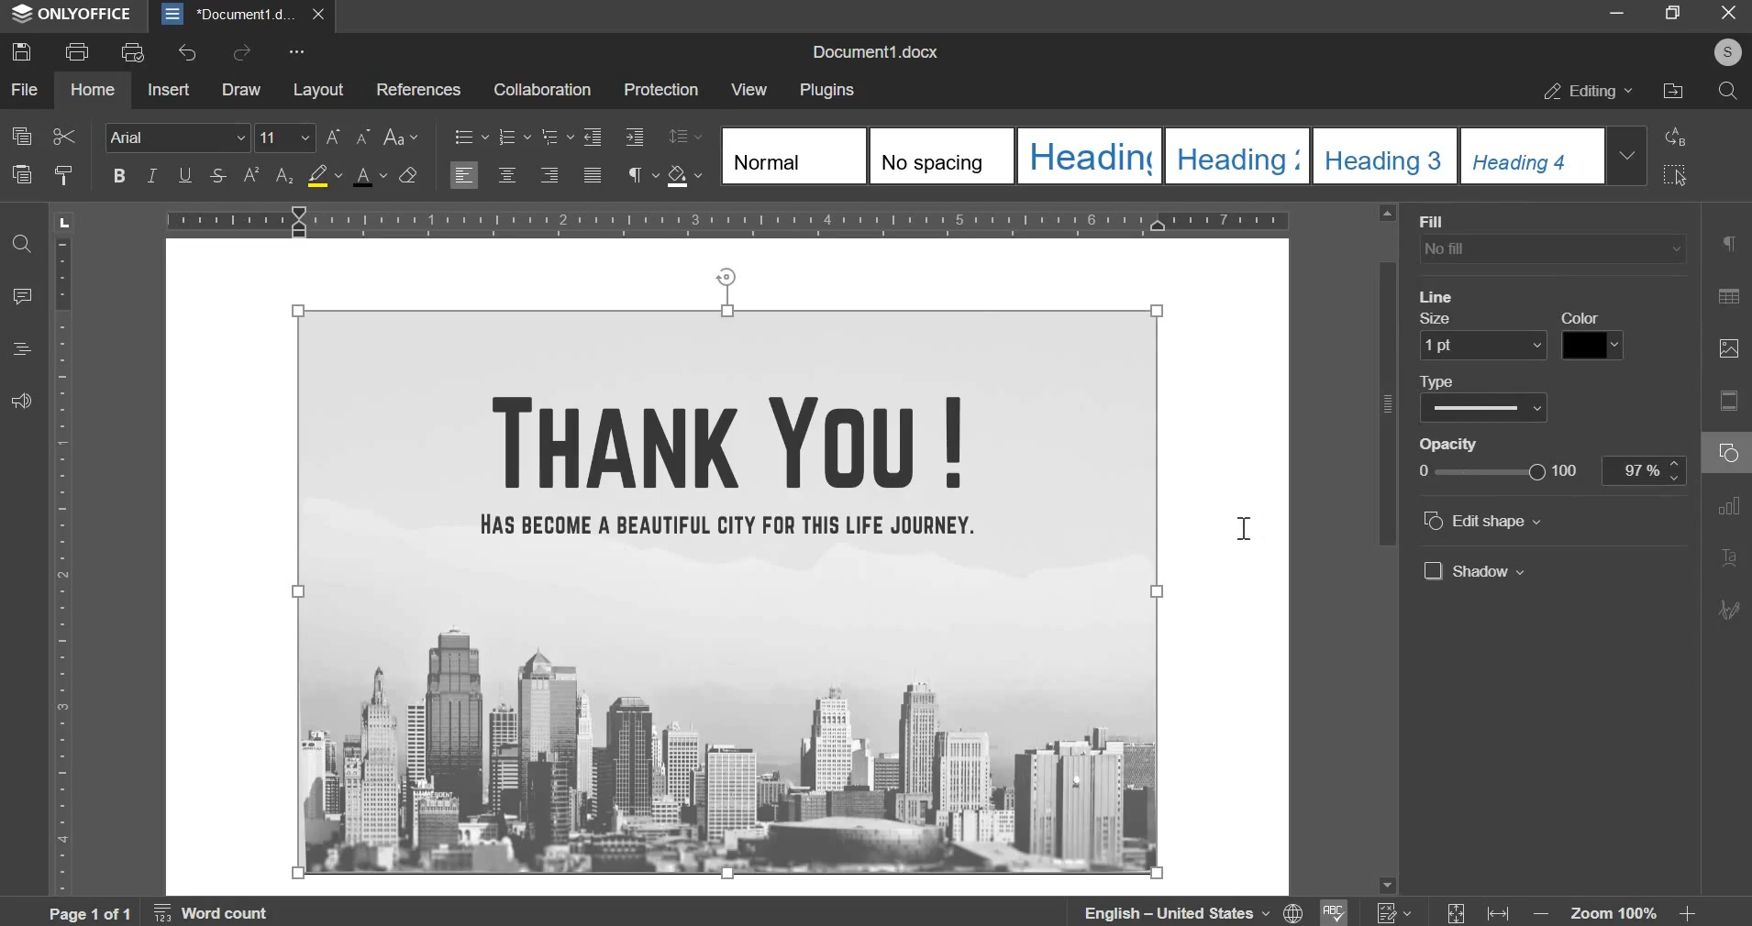 The width and height of the screenshot is (1752, 926). Describe the element at coordinates (66, 174) in the screenshot. I see `clear style` at that location.